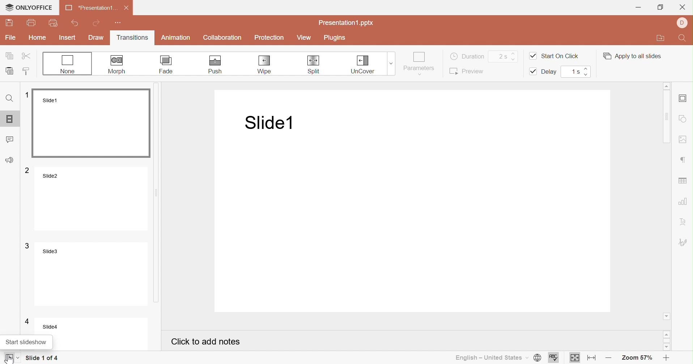  What do you see at coordinates (28, 6) in the screenshot?
I see `ONLYOFFICE` at bounding box center [28, 6].